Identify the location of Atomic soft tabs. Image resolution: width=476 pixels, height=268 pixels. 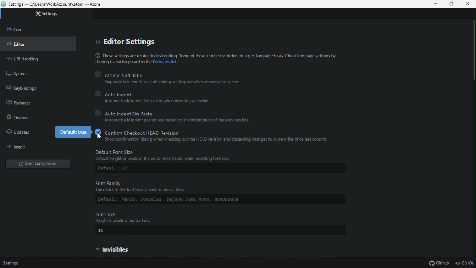
(175, 75).